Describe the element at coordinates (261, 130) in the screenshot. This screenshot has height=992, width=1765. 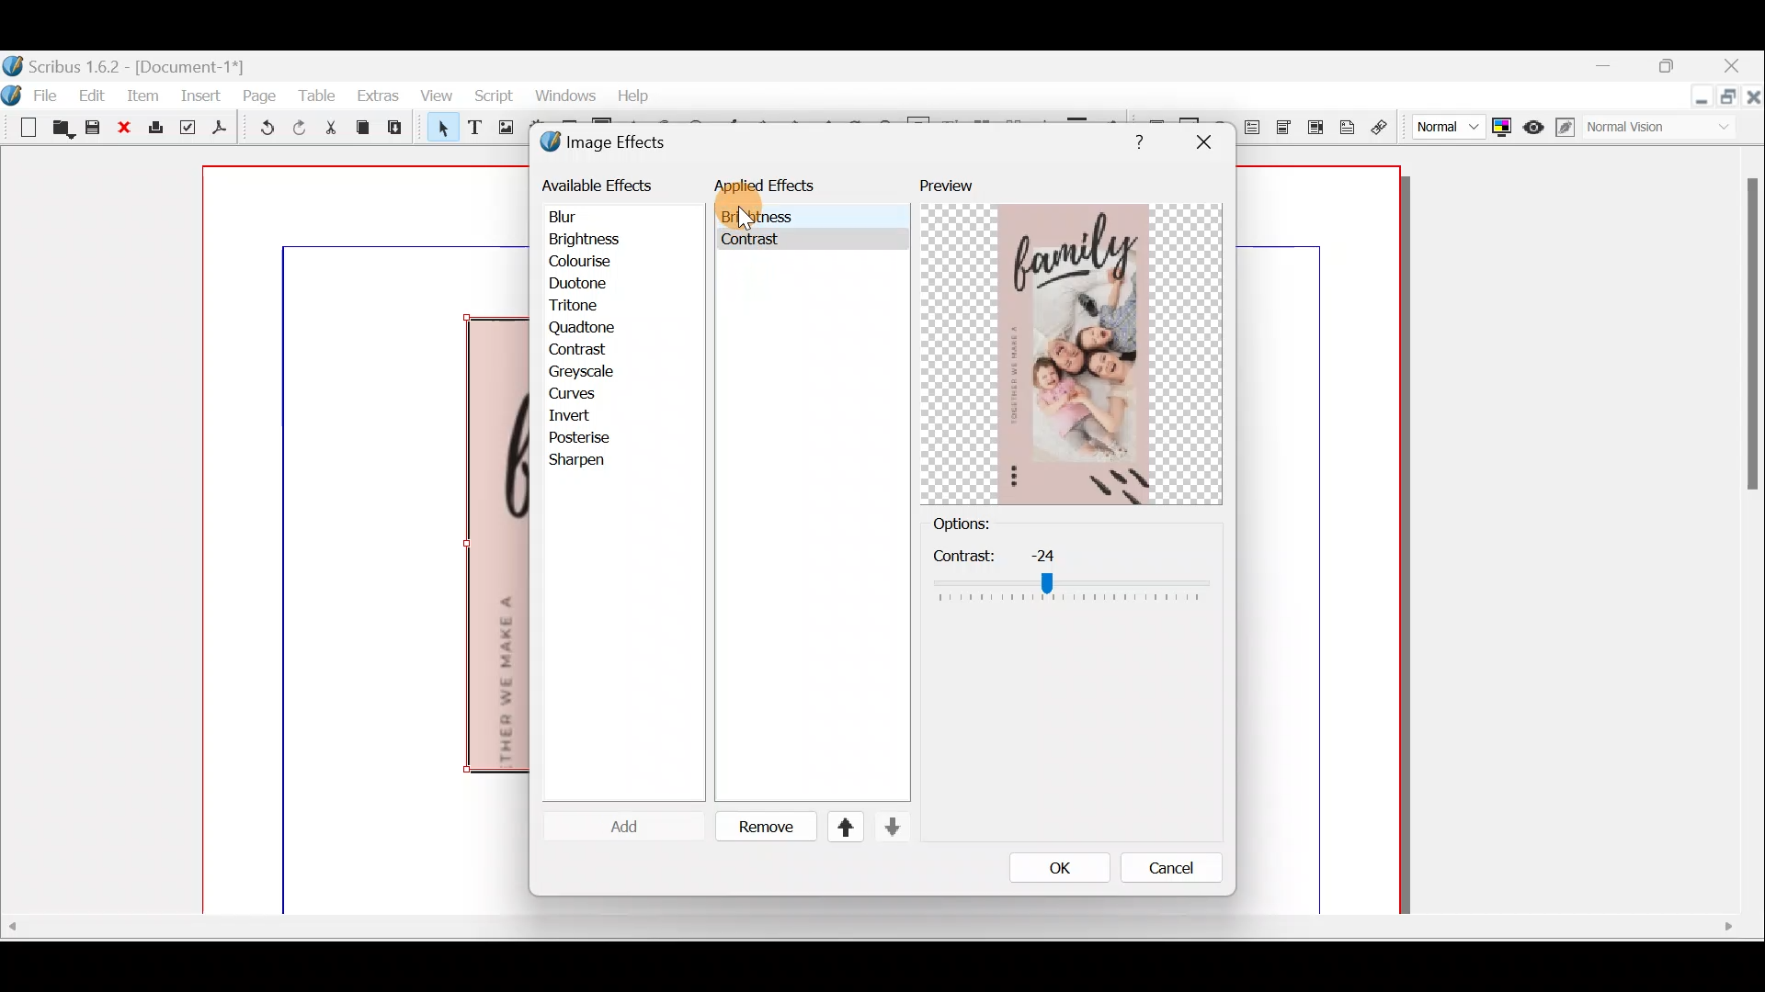
I see `Undo` at that location.